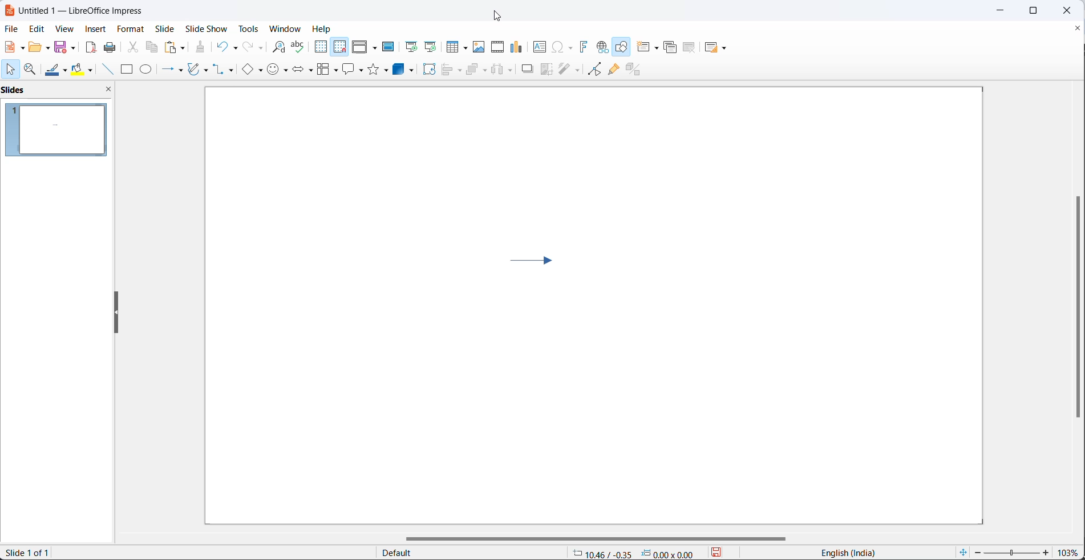 The image size is (1085, 560). I want to click on zoom percentage, so click(1071, 551).